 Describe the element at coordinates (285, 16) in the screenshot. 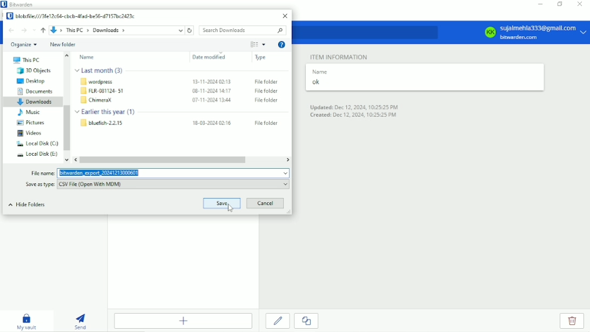

I see `Close` at that location.